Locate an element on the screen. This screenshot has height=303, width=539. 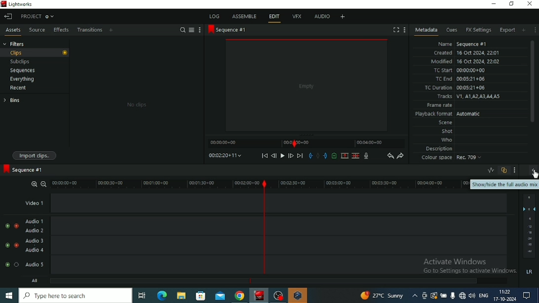
Show settings menu is located at coordinates (199, 30).